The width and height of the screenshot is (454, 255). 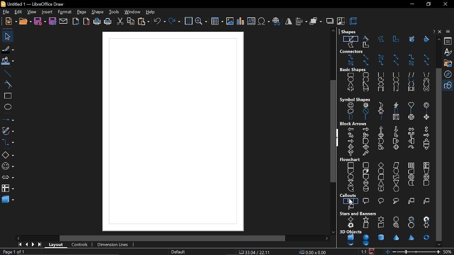 I want to click on next page, so click(x=32, y=245).